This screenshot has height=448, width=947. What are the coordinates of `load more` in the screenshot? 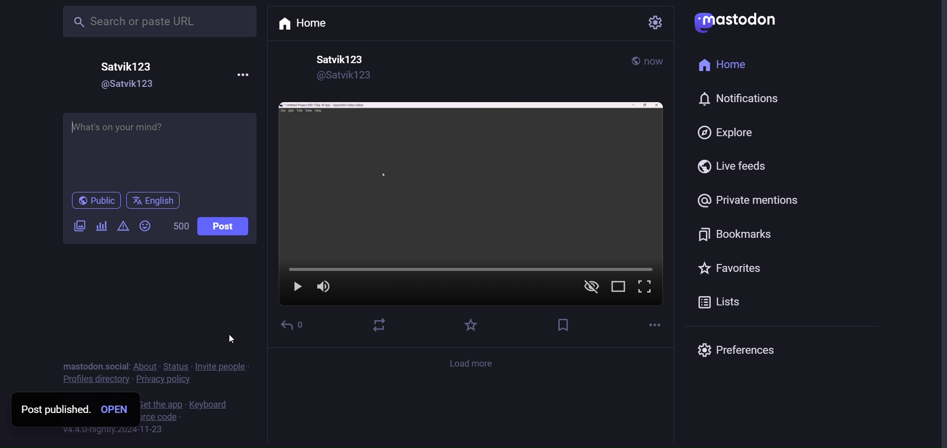 It's located at (473, 363).